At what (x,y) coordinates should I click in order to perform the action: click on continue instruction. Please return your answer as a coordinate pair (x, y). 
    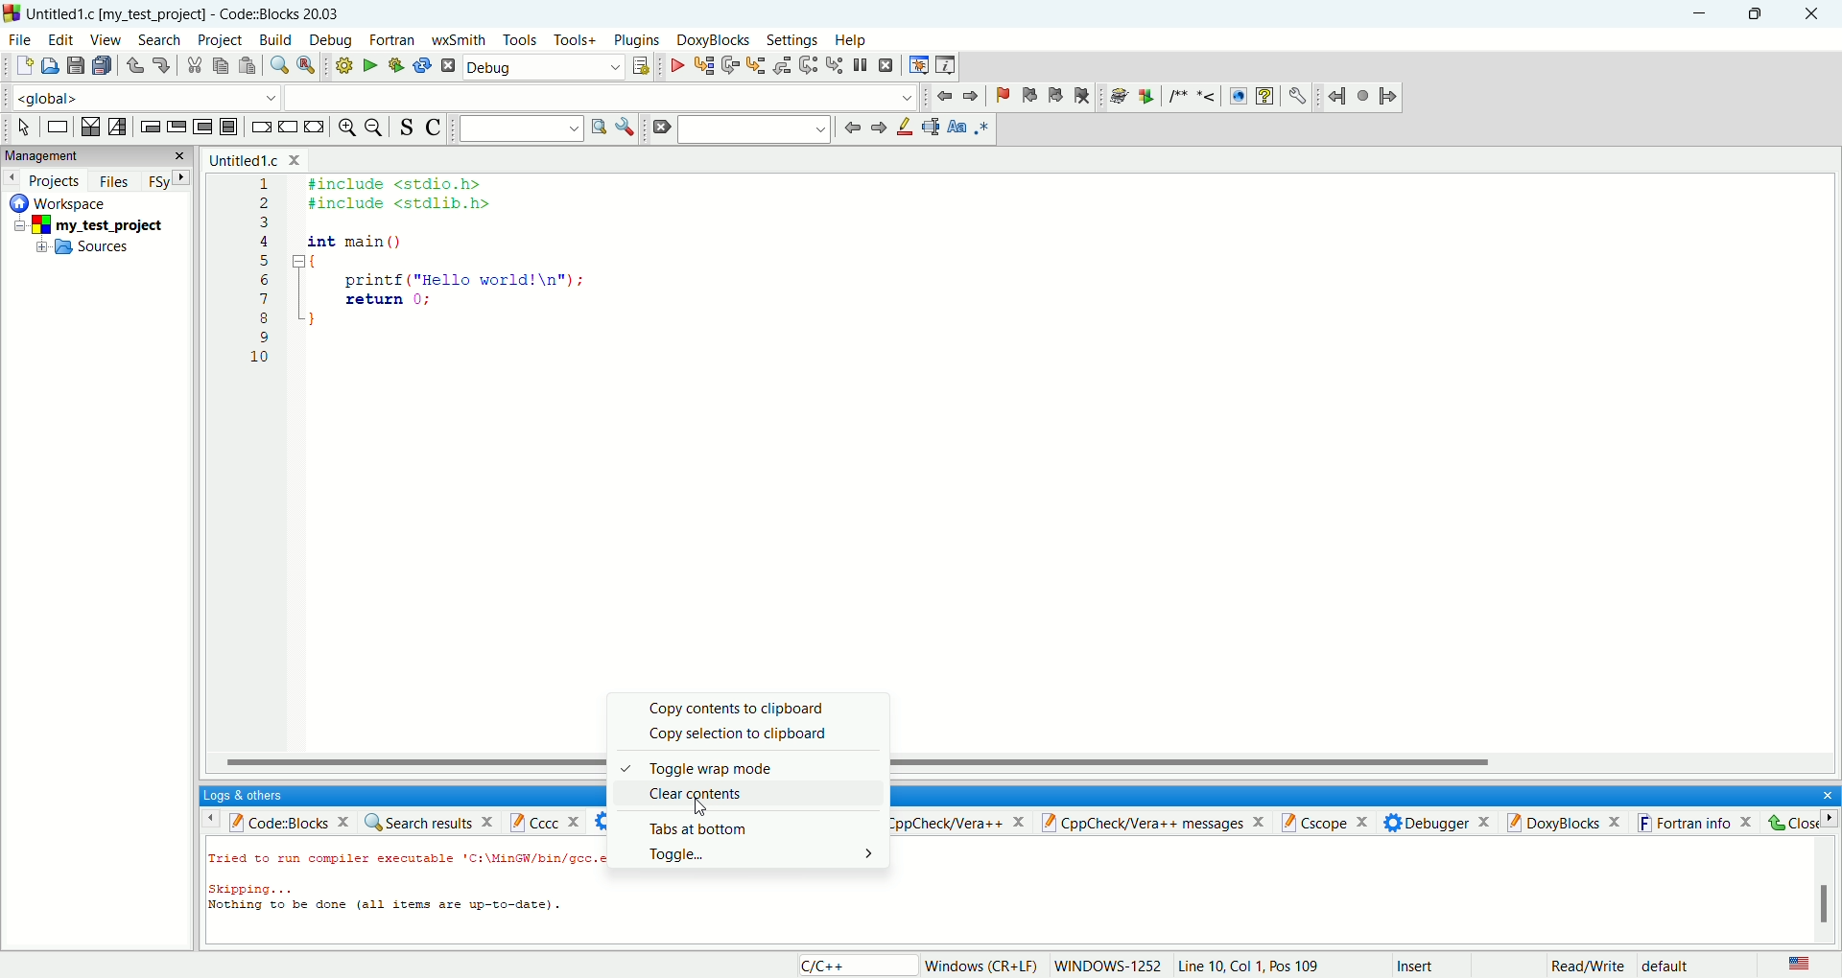
    Looking at the image, I should click on (289, 126).